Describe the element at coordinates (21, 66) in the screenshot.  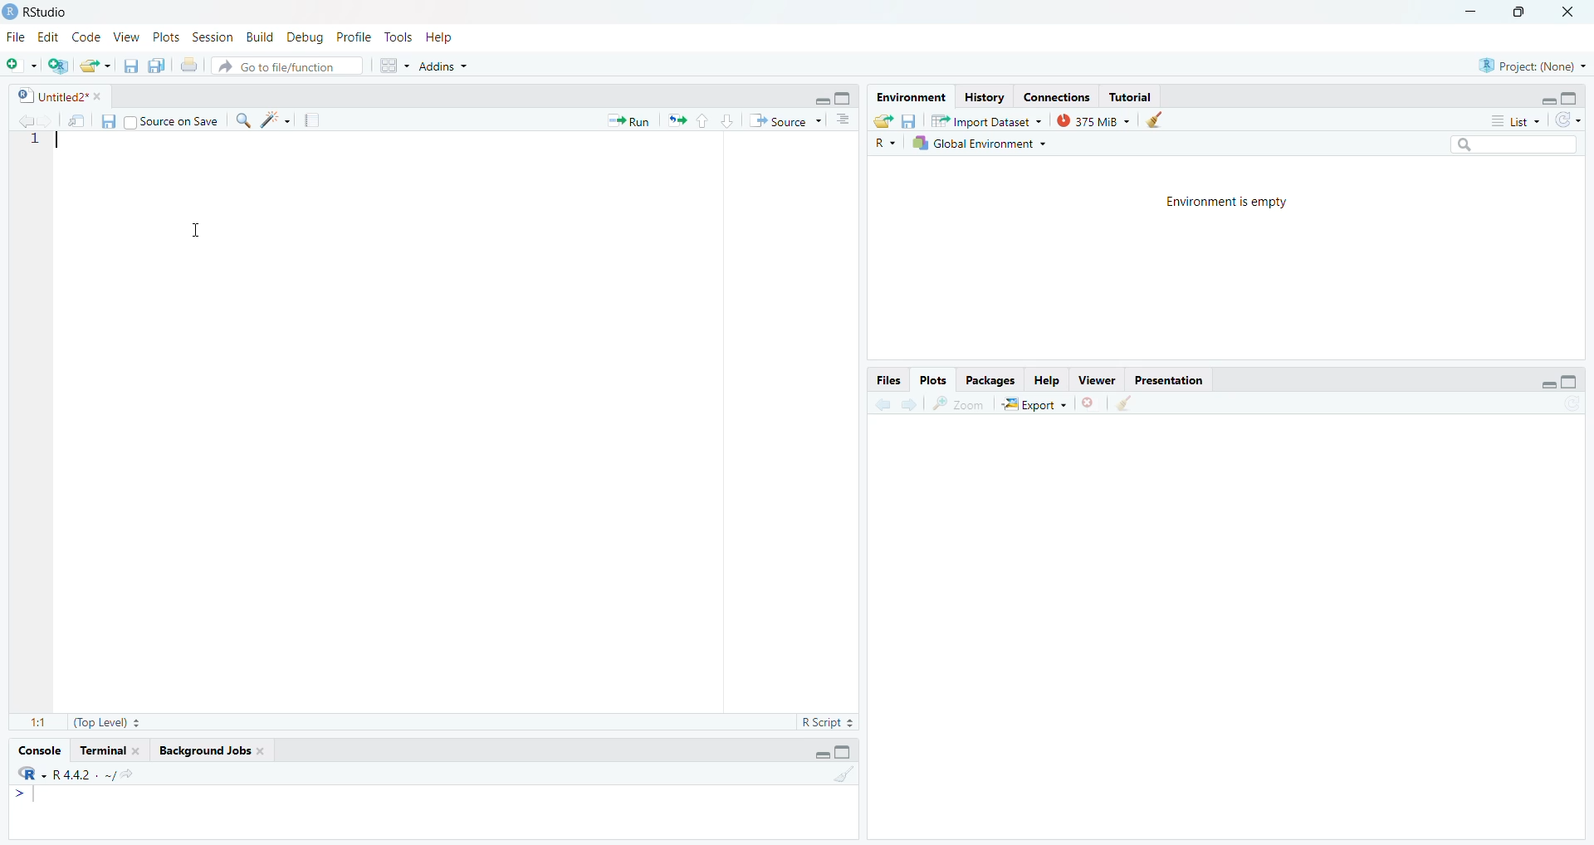
I see `new file` at that location.